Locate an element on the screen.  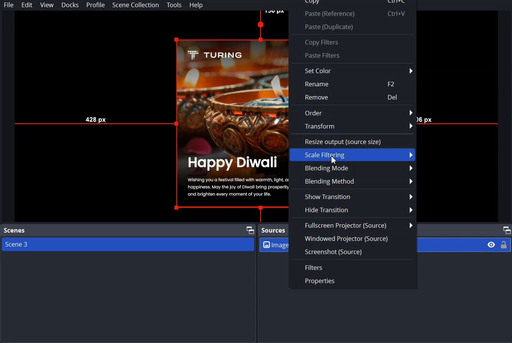
Profile is located at coordinates (96, 5).